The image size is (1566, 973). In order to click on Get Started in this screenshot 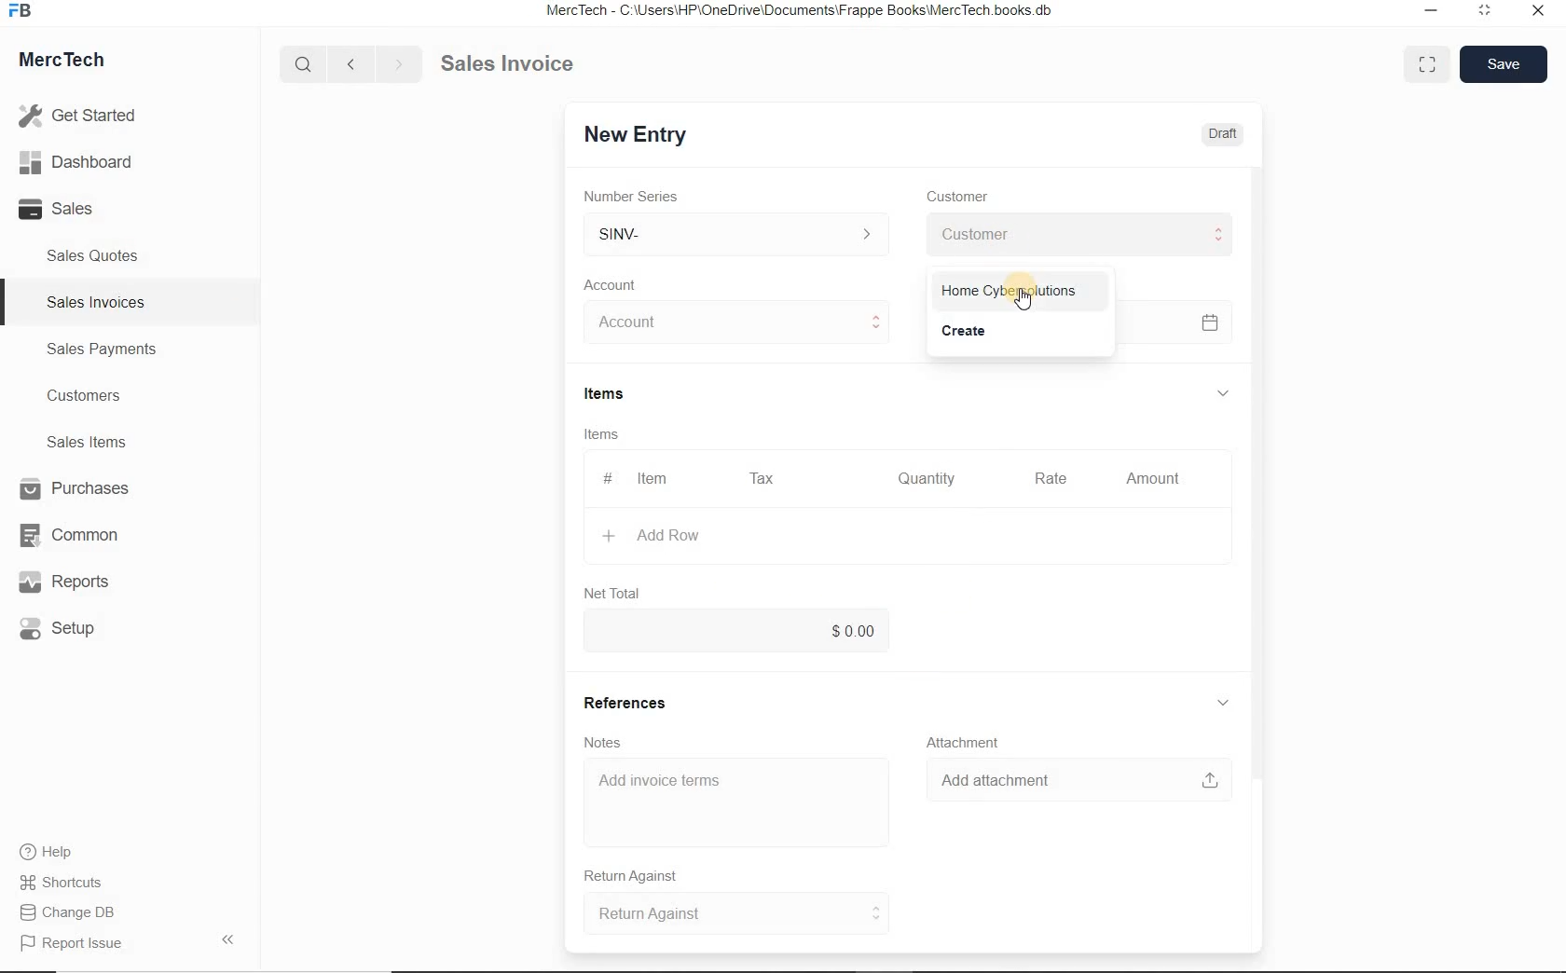, I will do `click(84, 116)`.